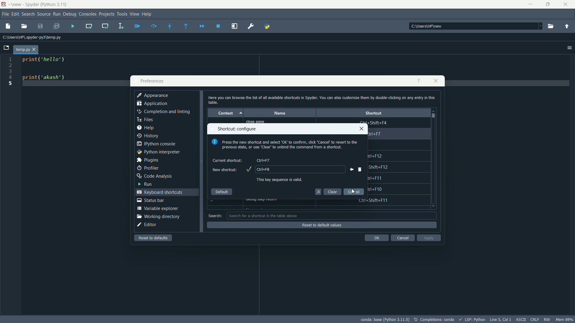  I want to click on run, so click(144, 184).